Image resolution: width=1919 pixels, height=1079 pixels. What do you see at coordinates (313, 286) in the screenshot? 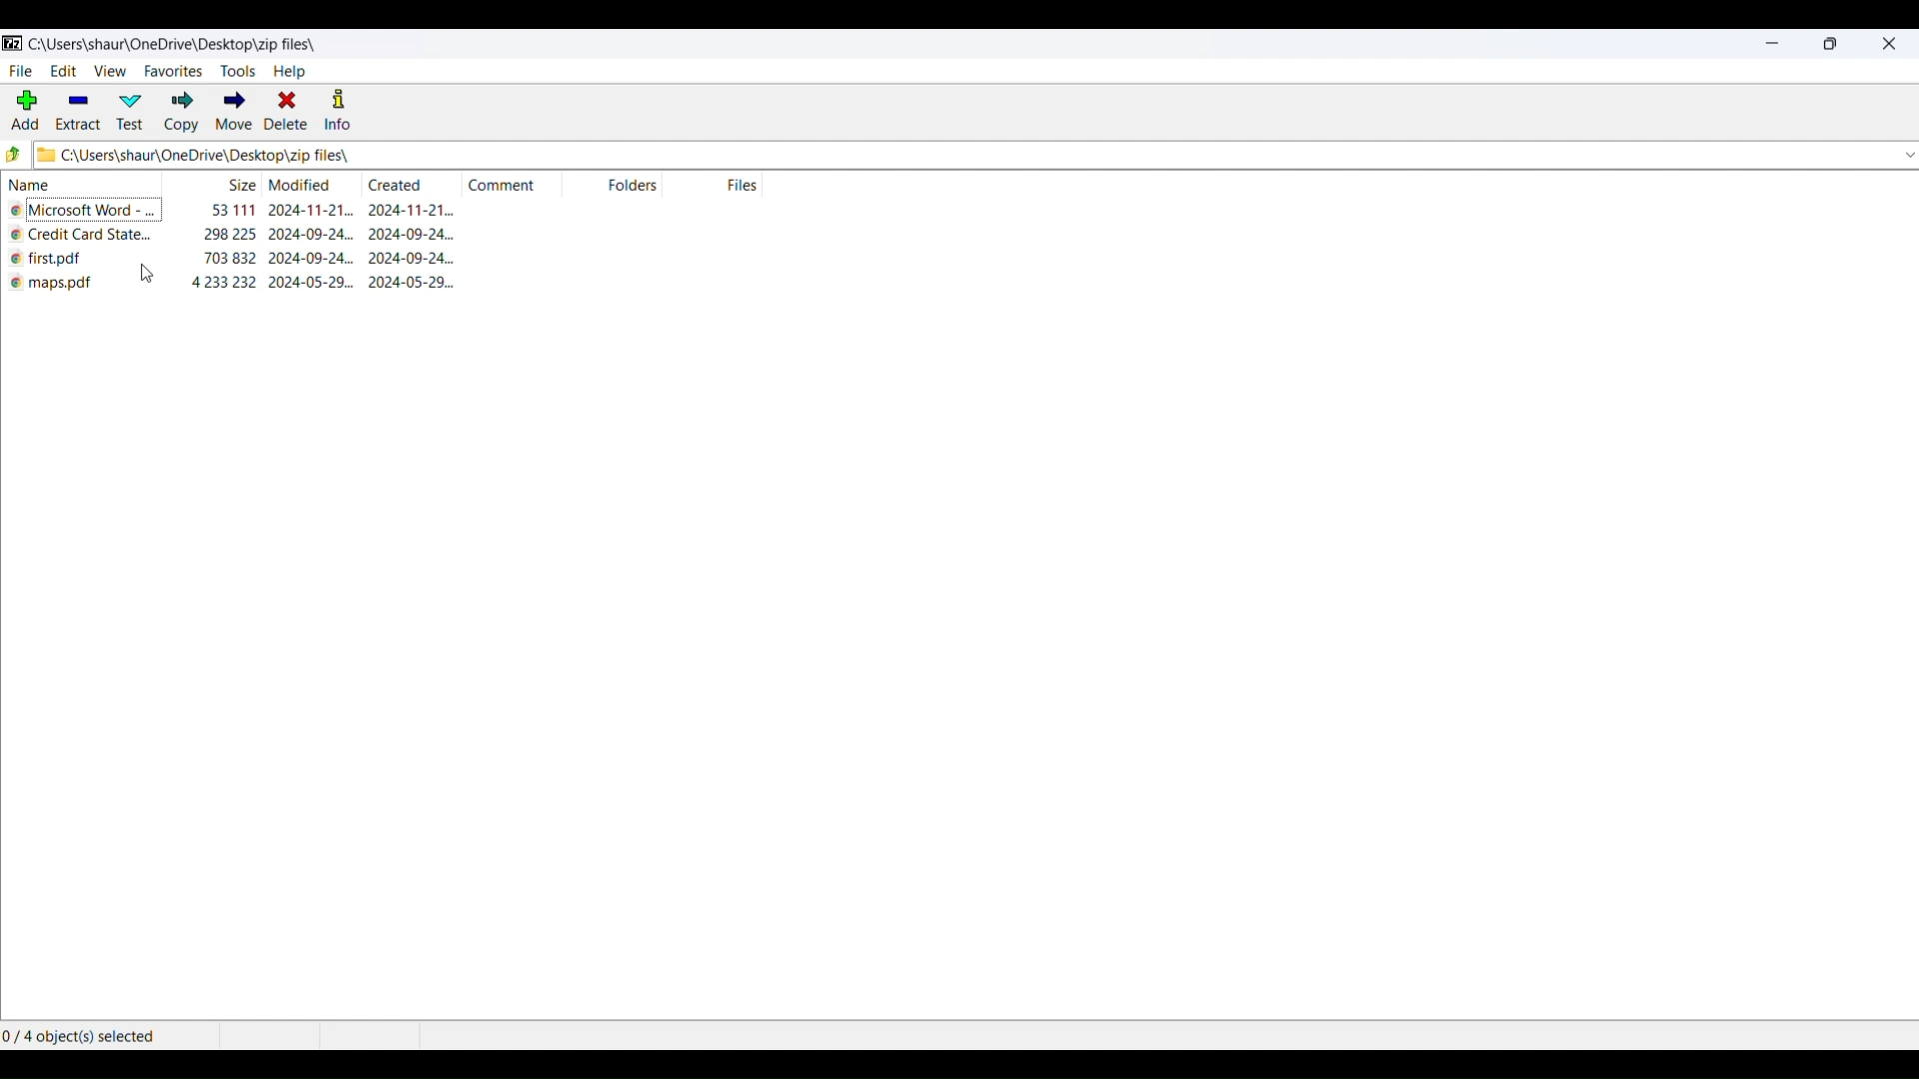
I see `file modification date` at bounding box center [313, 286].